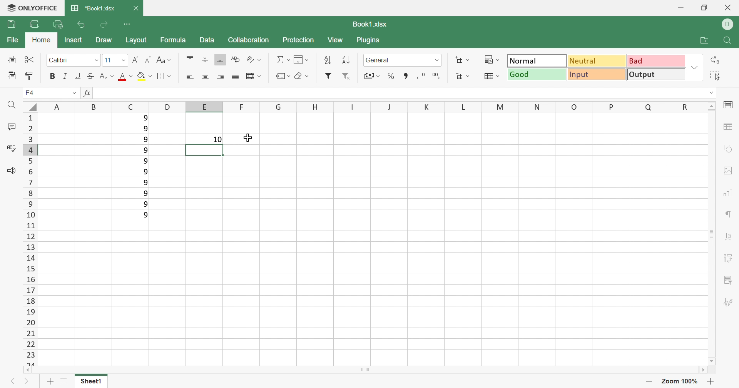  Describe the element at coordinates (391, 76) in the screenshot. I see `Percent style` at that location.